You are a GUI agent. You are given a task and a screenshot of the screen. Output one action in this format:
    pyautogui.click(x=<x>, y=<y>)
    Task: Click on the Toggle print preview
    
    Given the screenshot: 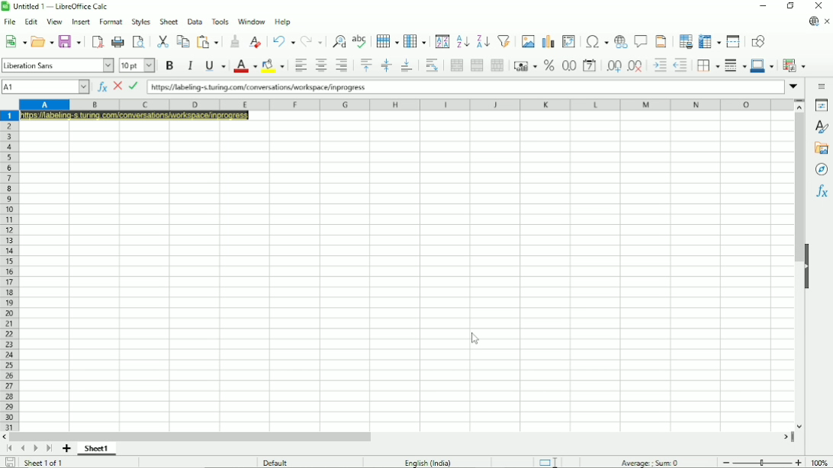 What is the action you would take?
    pyautogui.click(x=140, y=43)
    